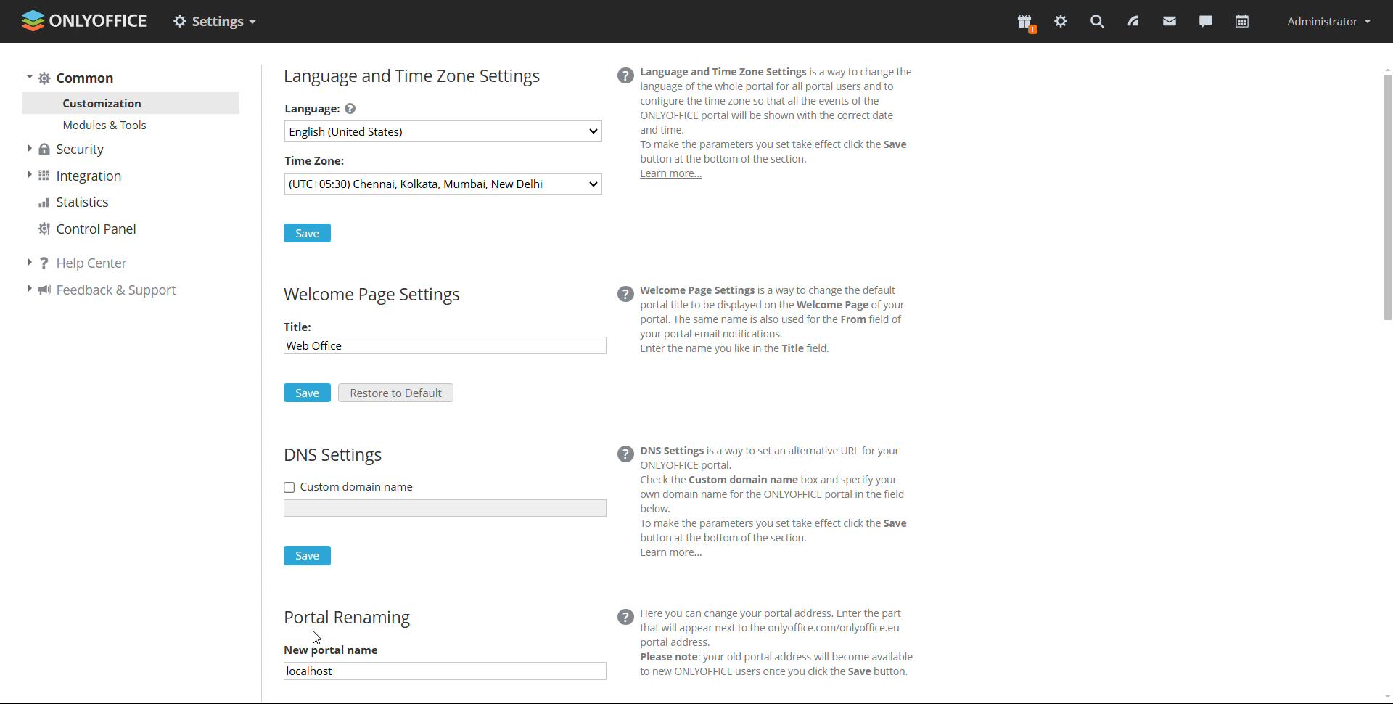  Describe the element at coordinates (1205, 21) in the screenshot. I see `chat` at that location.